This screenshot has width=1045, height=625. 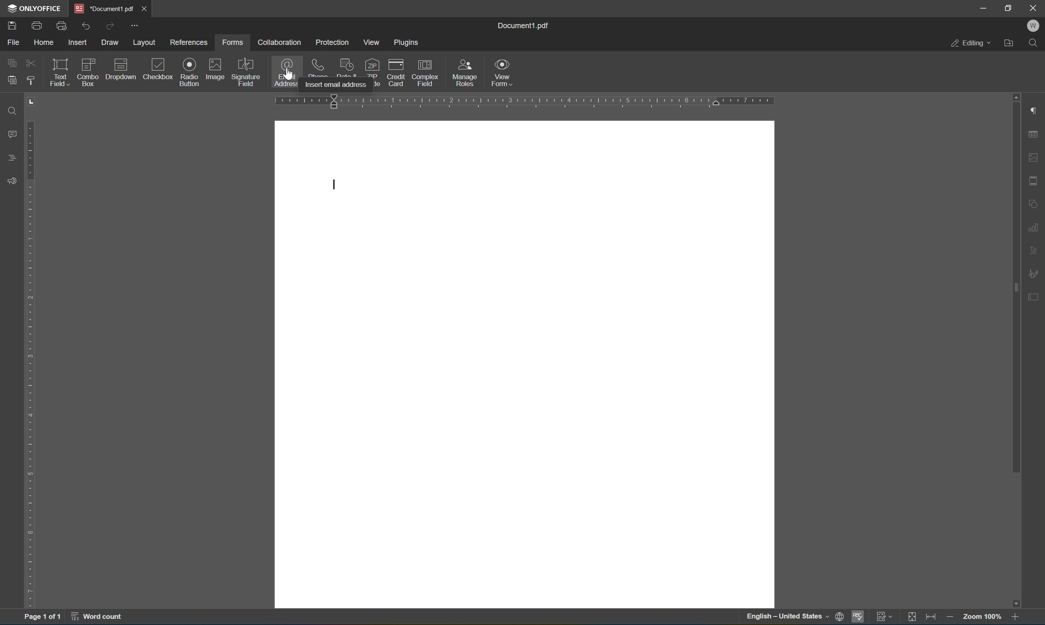 What do you see at coordinates (144, 43) in the screenshot?
I see `layout` at bounding box center [144, 43].